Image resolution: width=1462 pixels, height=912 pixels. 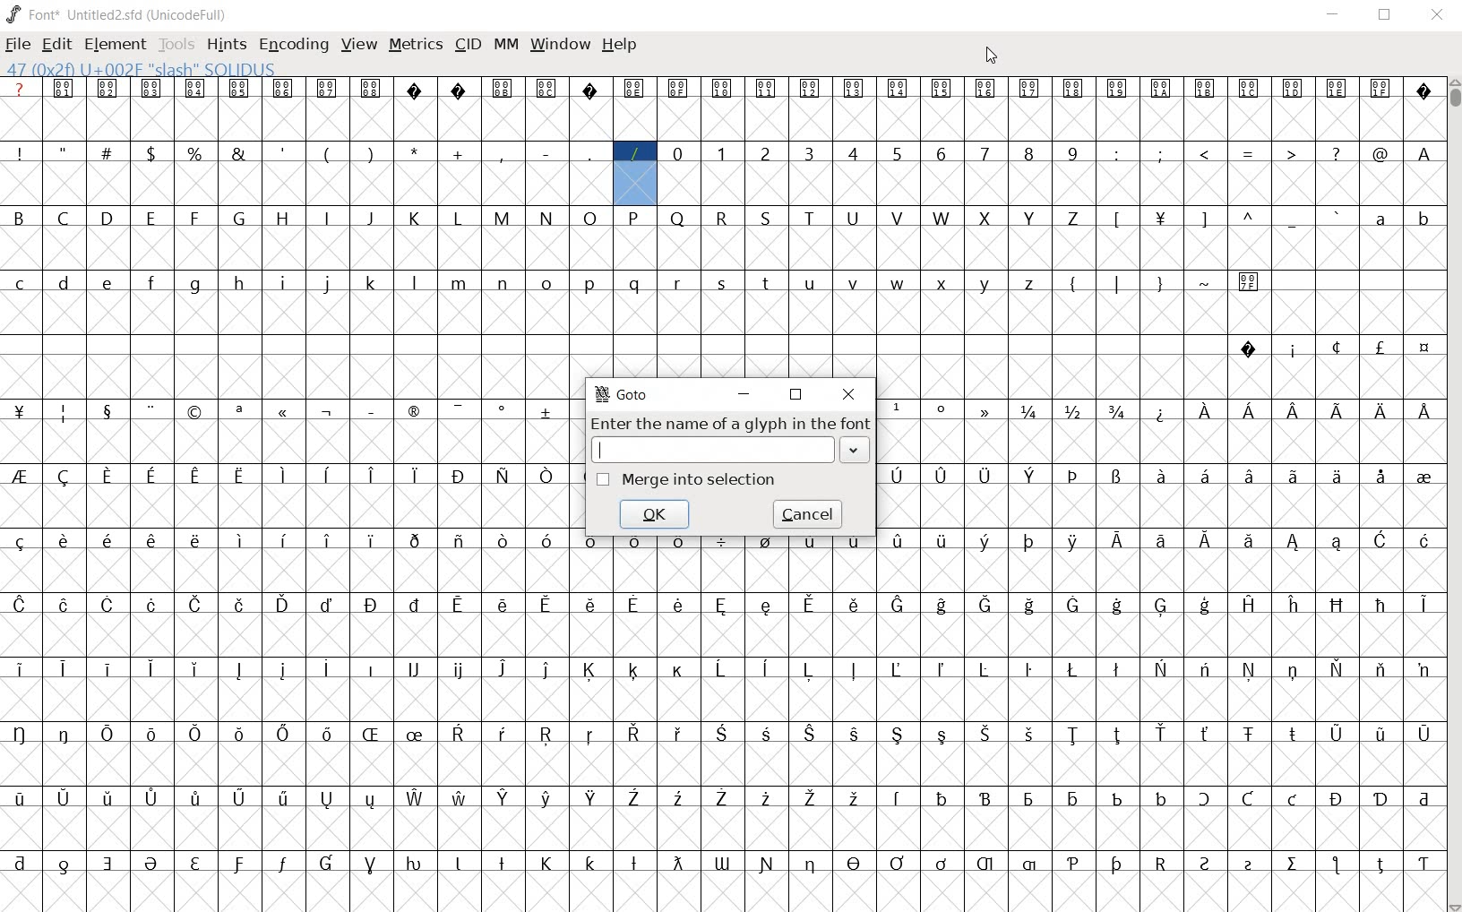 I want to click on HELP, so click(x=621, y=47).